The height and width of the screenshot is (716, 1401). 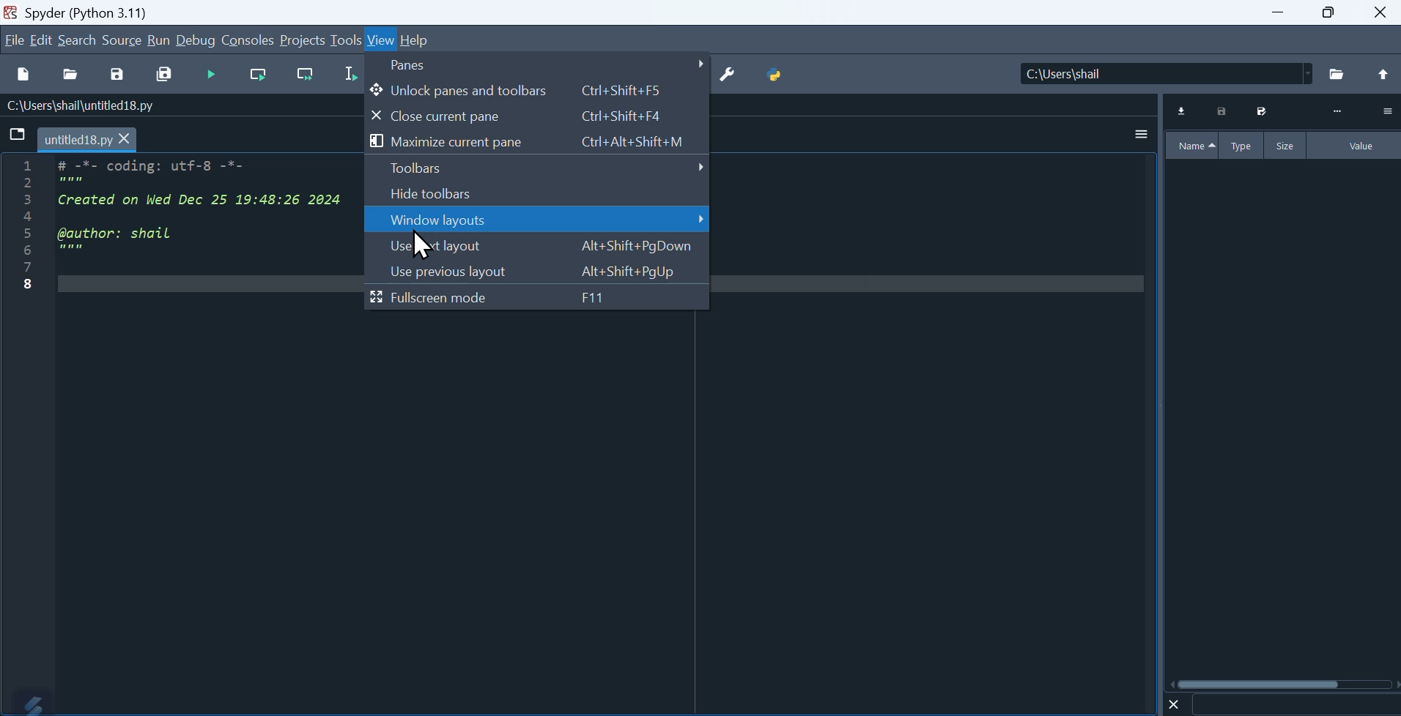 I want to click on Edit, so click(x=43, y=40).